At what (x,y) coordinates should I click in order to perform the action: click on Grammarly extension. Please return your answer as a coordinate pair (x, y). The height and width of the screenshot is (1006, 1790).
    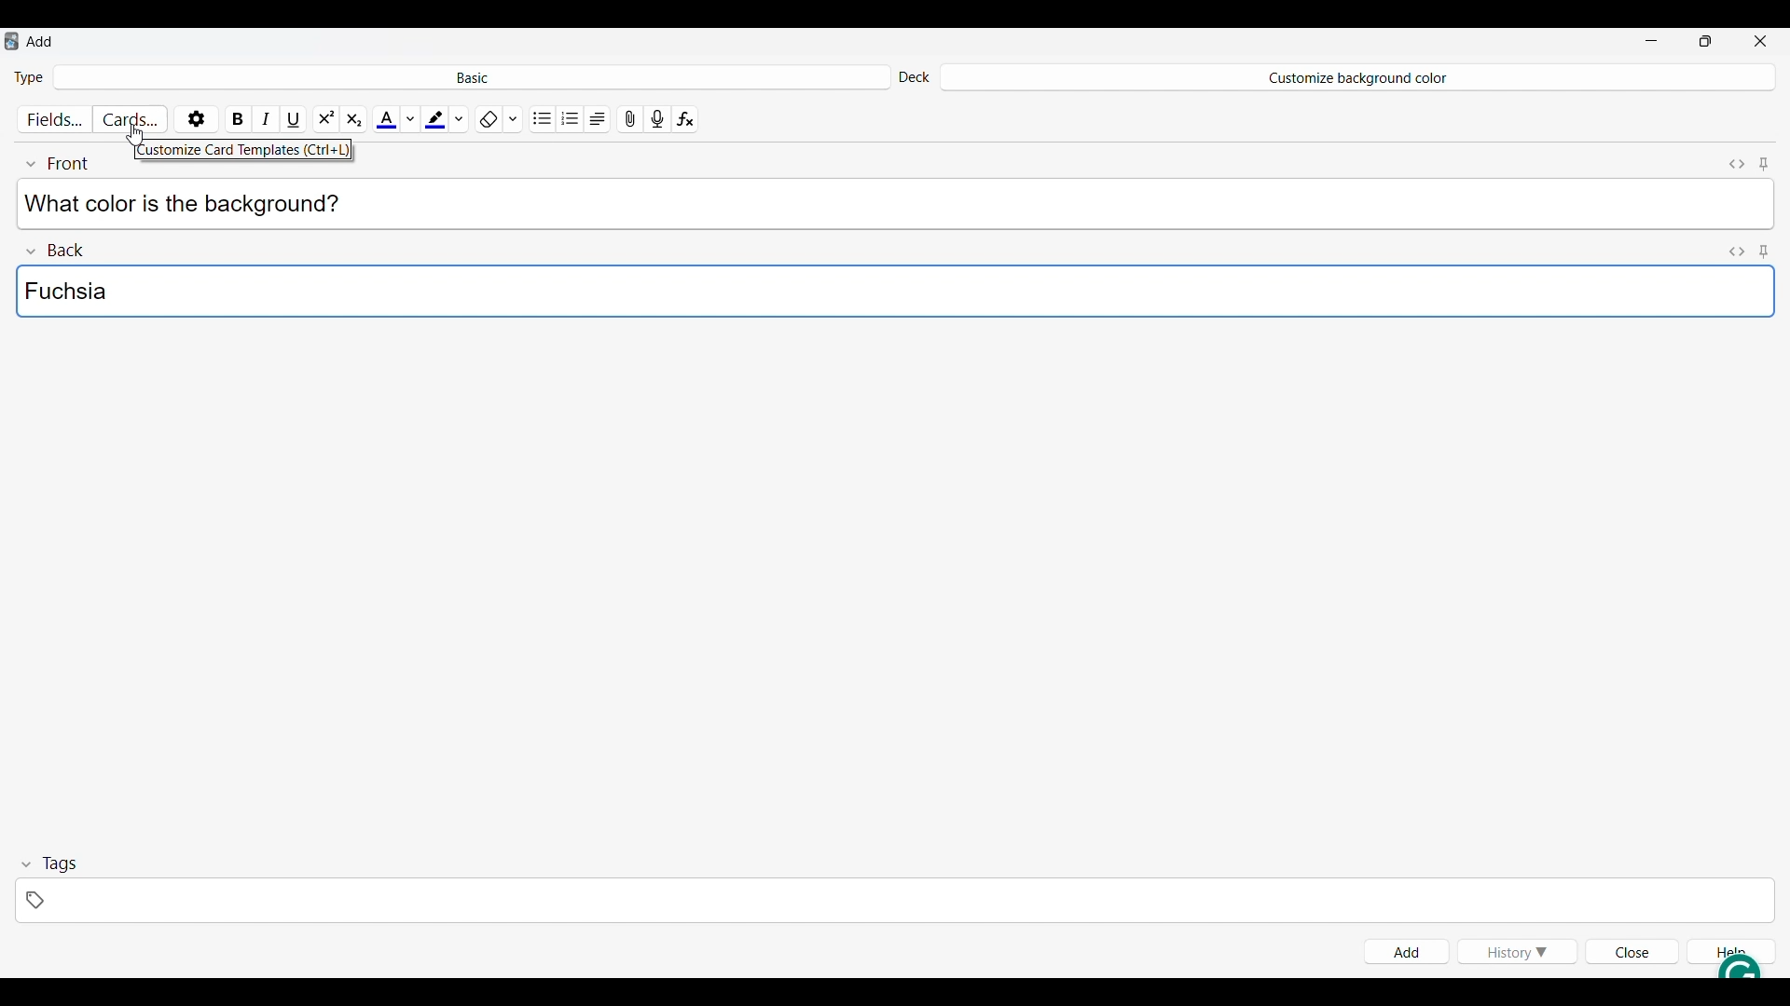
    Looking at the image, I should click on (1722, 966).